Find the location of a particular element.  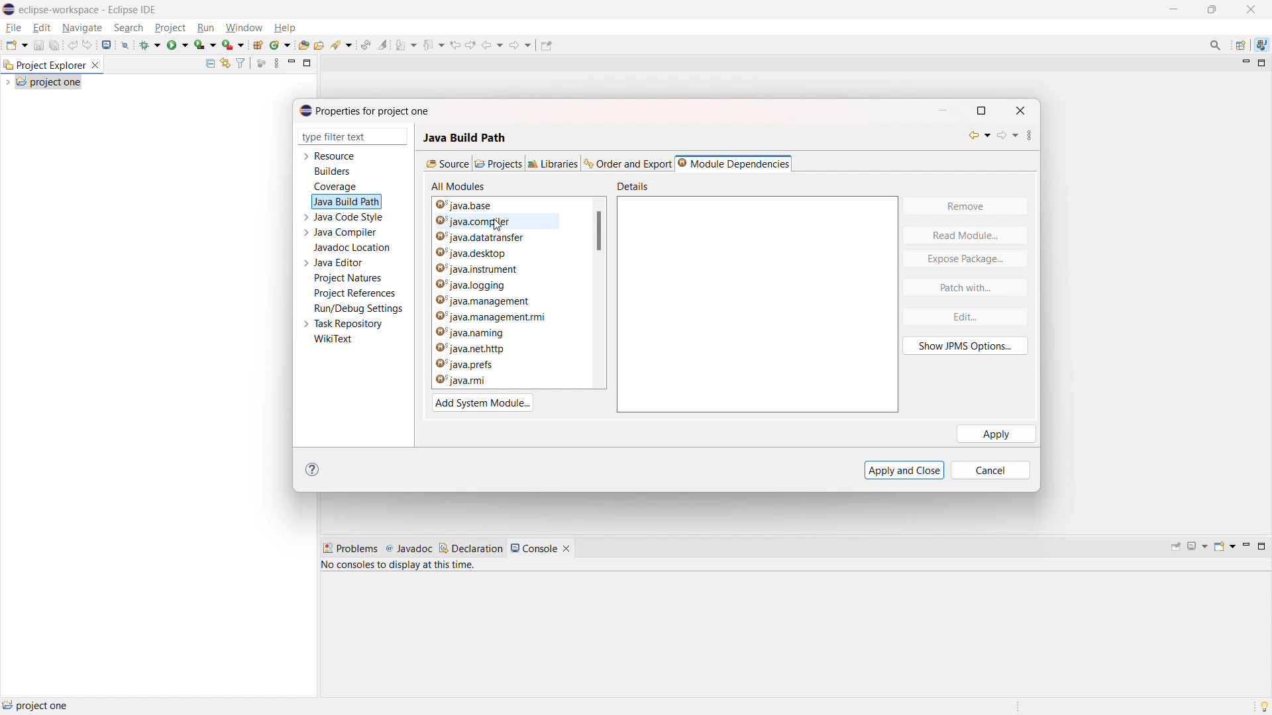

builders is located at coordinates (332, 171).